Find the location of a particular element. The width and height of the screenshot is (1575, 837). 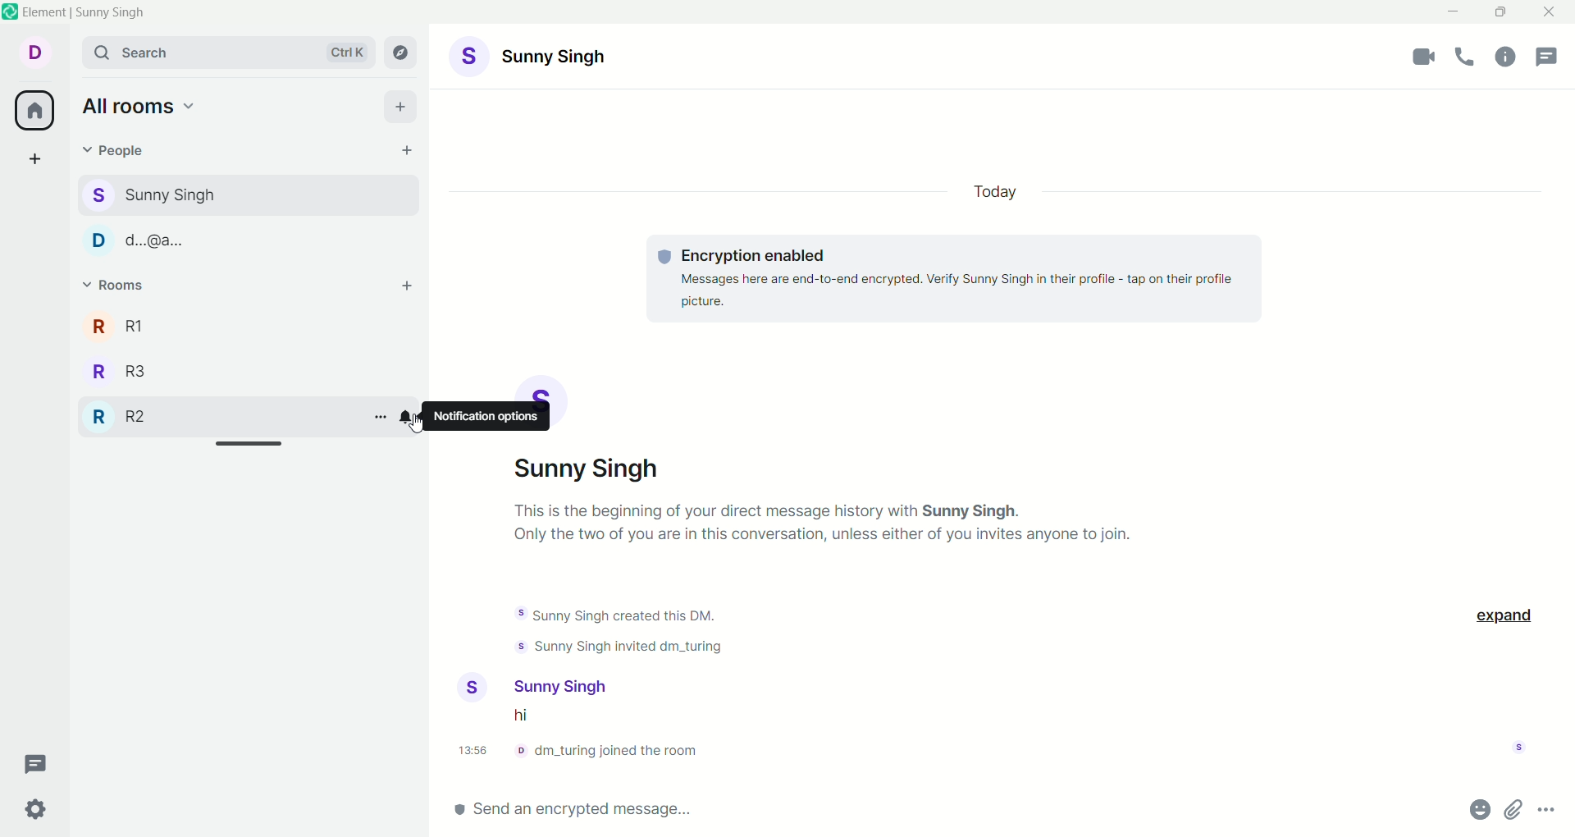

attachment is located at coordinates (1515, 809).